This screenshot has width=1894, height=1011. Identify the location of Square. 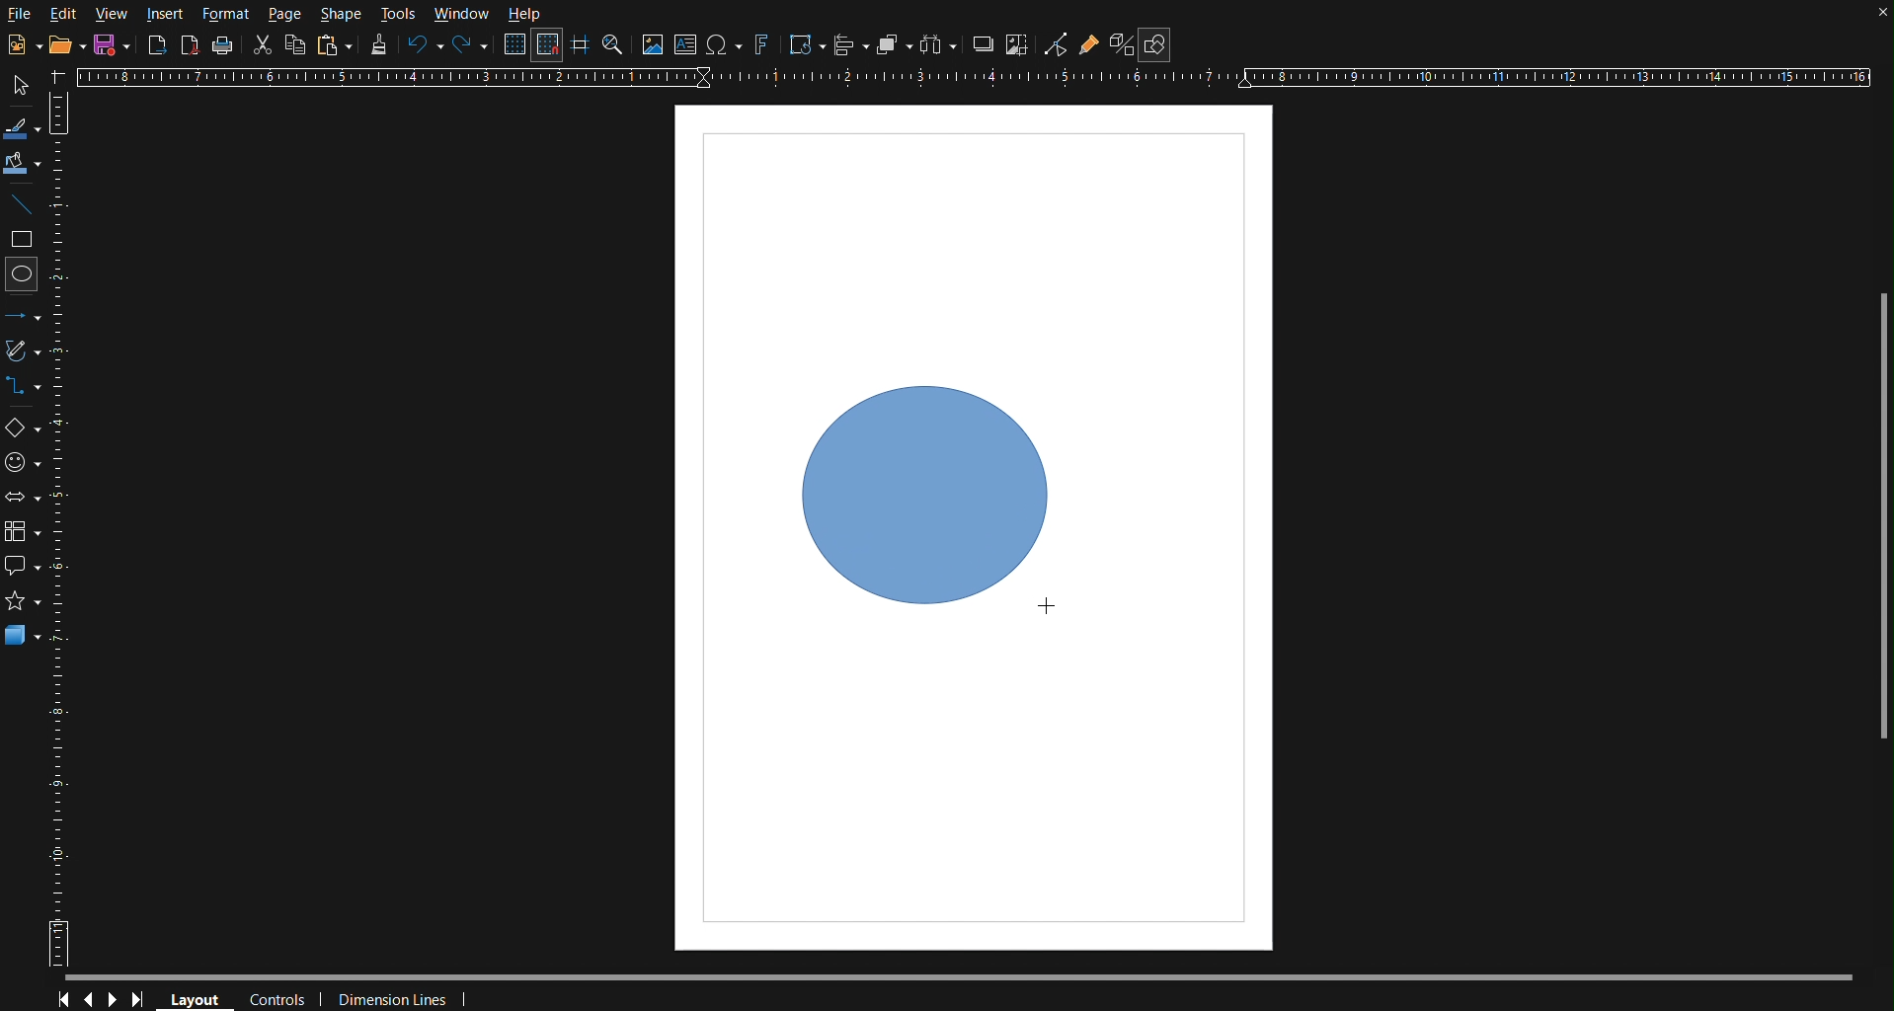
(24, 241).